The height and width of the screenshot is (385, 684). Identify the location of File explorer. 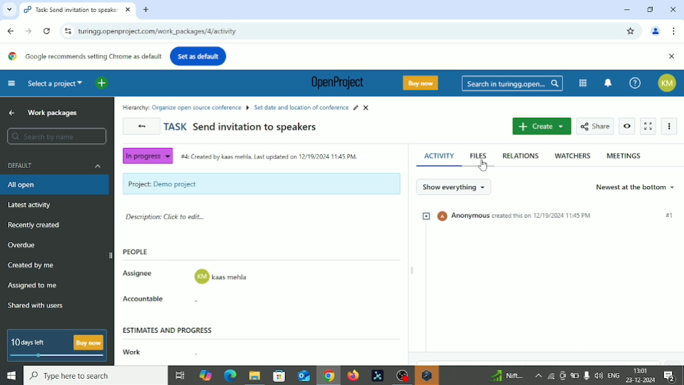
(254, 377).